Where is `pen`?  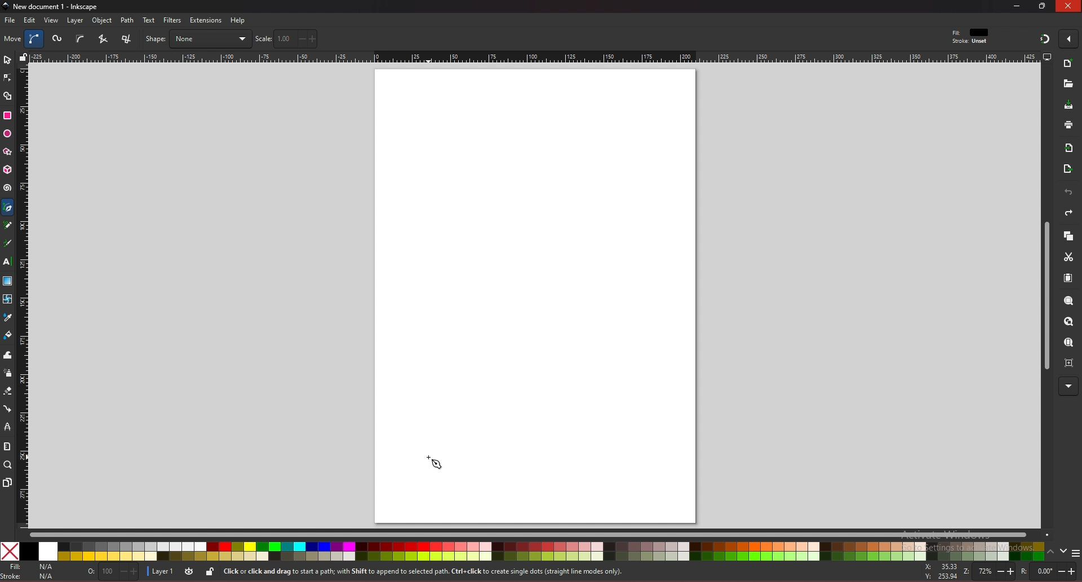
pen is located at coordinates (10, 208).